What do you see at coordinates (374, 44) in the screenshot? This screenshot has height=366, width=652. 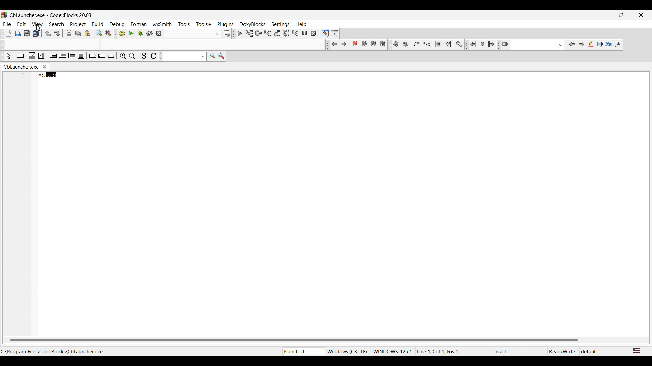 I see `Next bookmark` at bounding box center [374, 44].